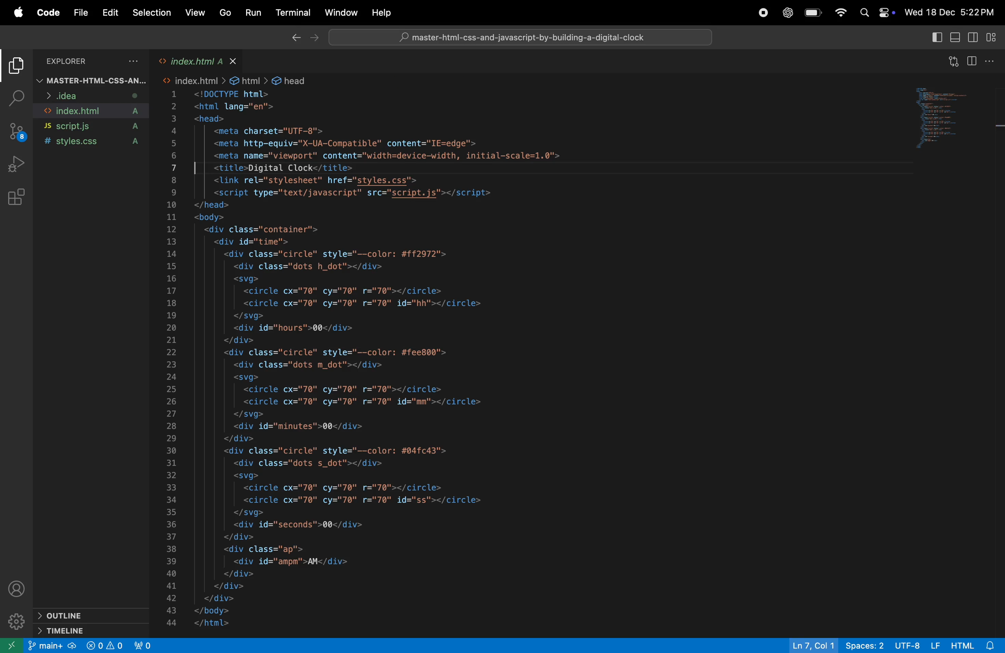  I want to click on idea, so click(87, 97).